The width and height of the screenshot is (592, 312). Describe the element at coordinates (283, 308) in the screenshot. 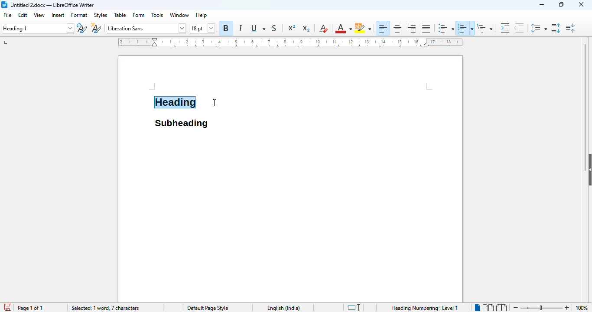

I see `text language` at that location.